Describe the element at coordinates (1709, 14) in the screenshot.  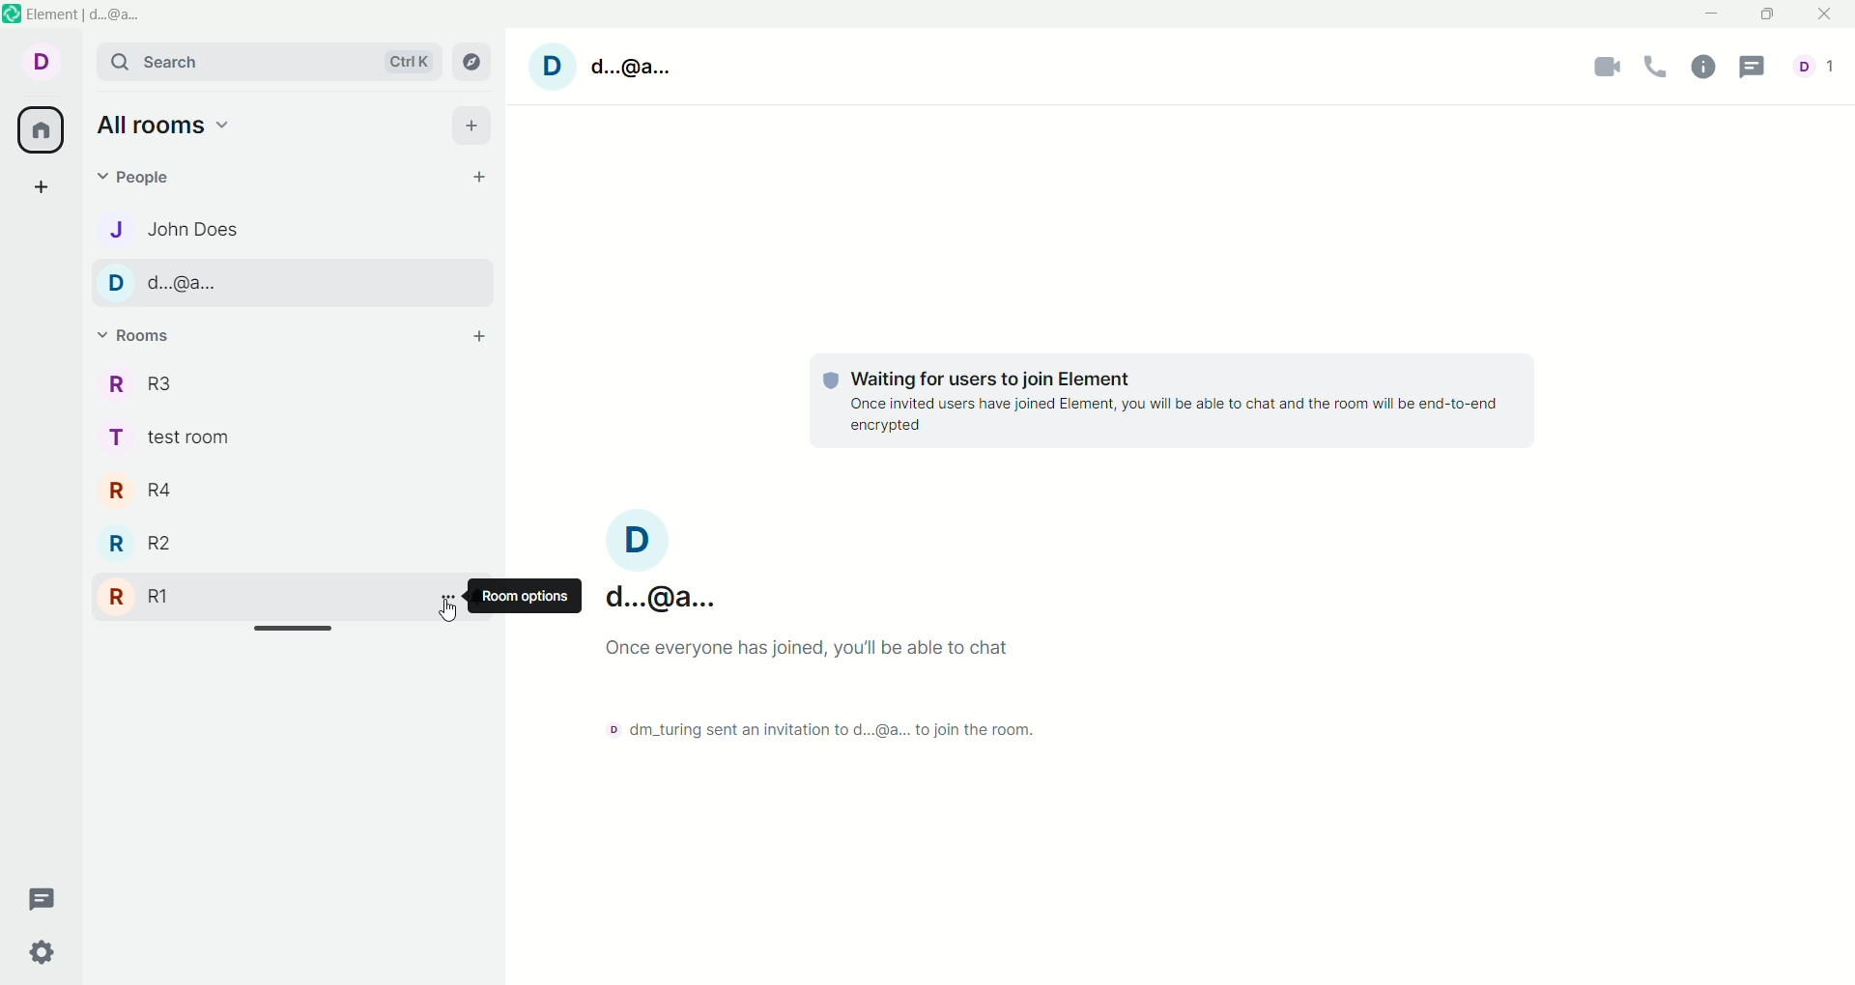
I see `minimize` at that location.